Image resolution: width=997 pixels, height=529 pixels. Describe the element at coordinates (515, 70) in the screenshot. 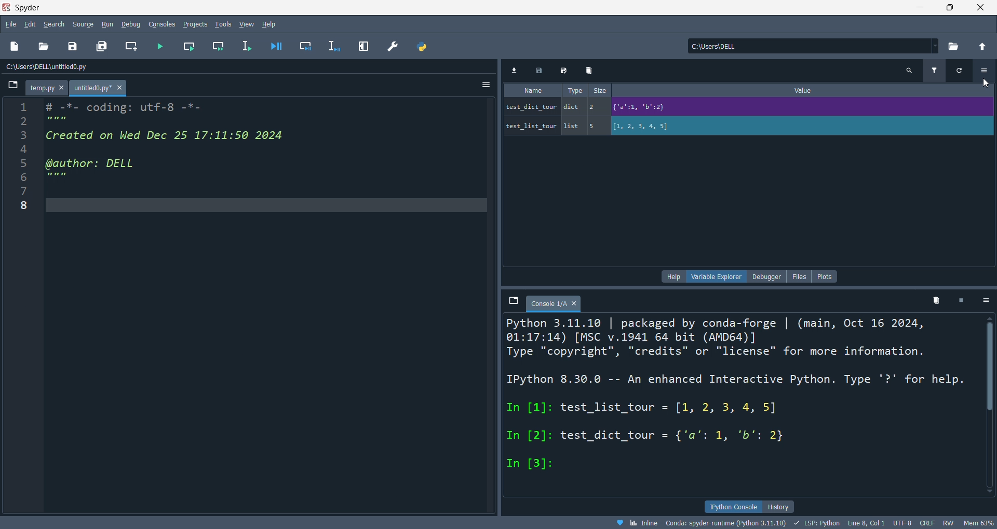

I see `import` at that location.